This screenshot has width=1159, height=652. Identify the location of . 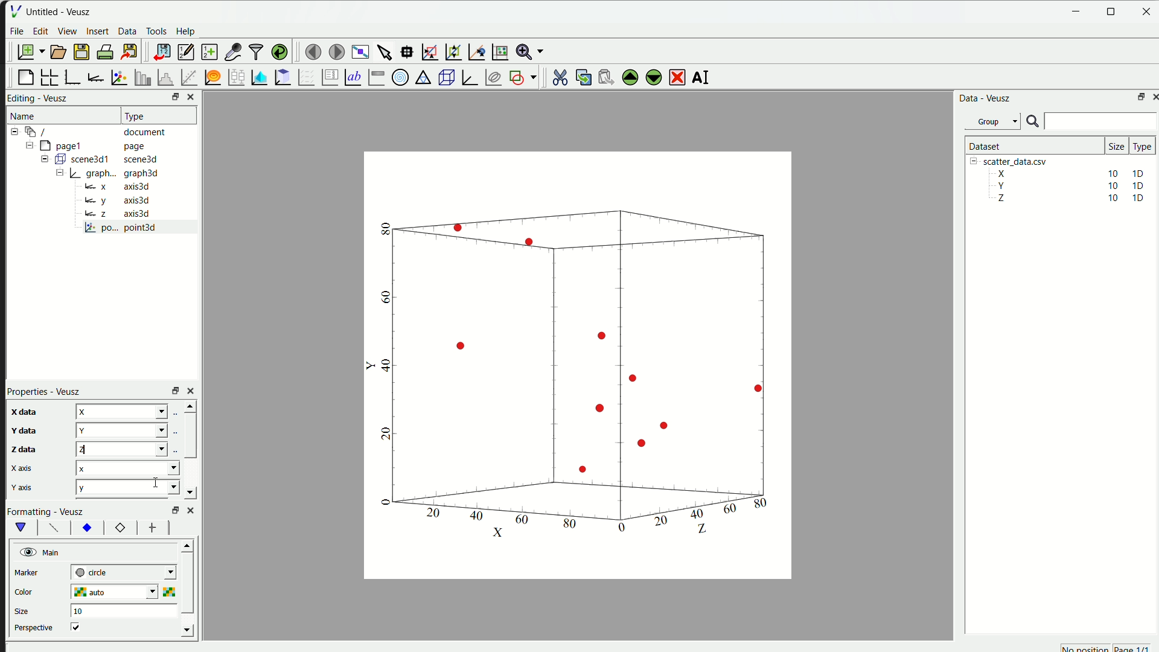
(174, 509).